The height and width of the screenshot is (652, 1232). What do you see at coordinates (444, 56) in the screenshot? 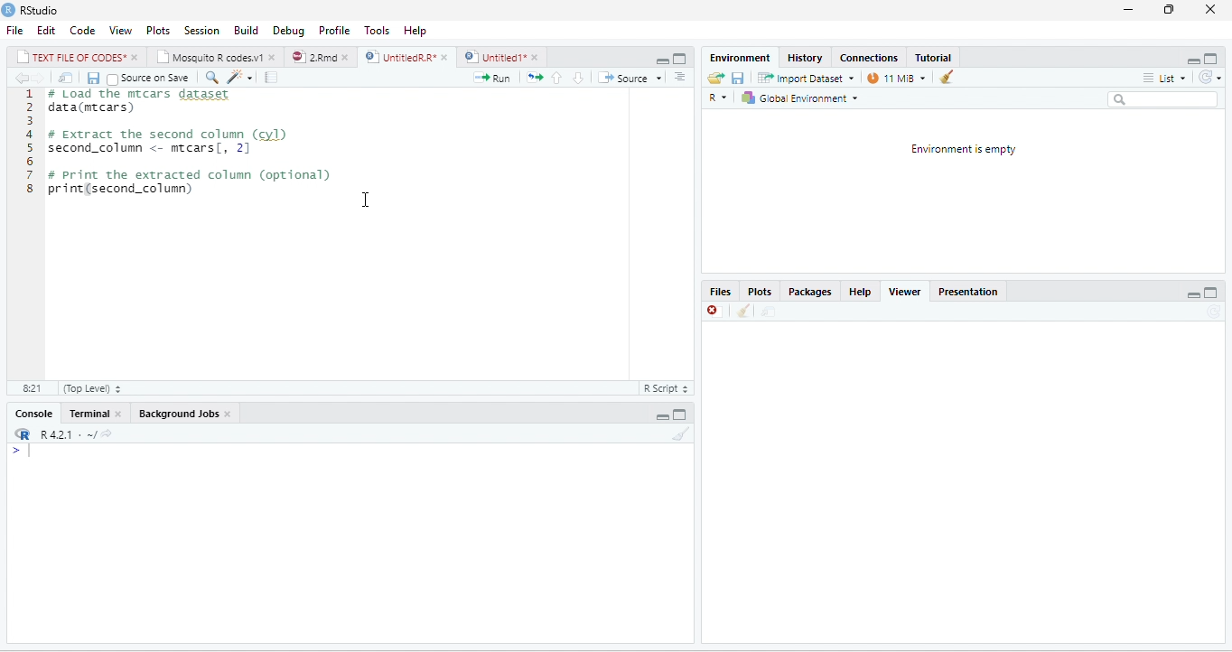
I see `close` at bounding box center [444, 56].